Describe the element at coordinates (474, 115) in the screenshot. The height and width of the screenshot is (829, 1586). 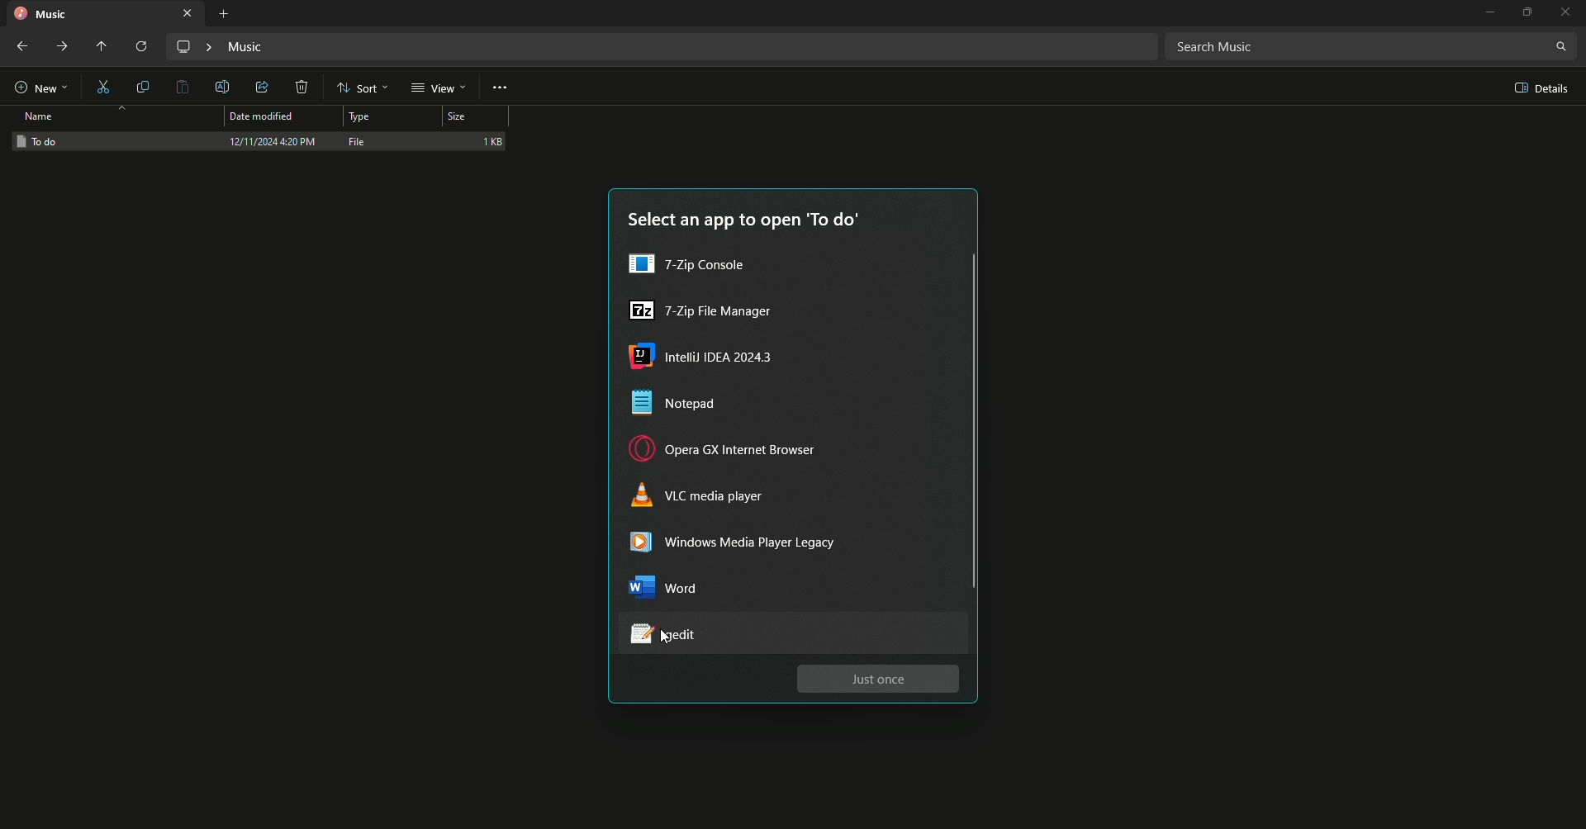
I see `Size` at that location.